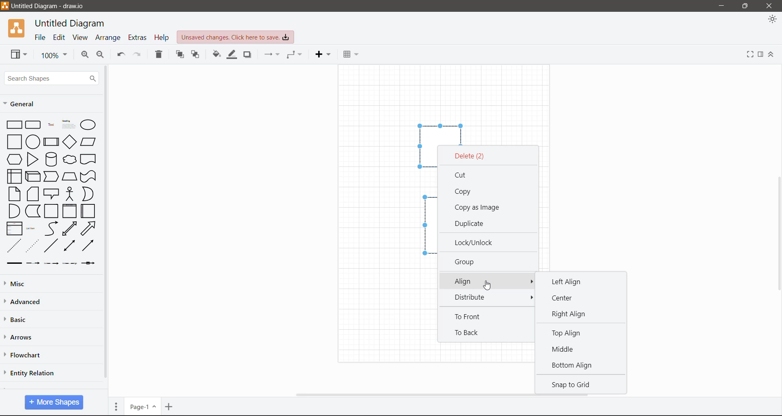 The image size is (782, 416). I want to click on Redo, so click(139, 55).